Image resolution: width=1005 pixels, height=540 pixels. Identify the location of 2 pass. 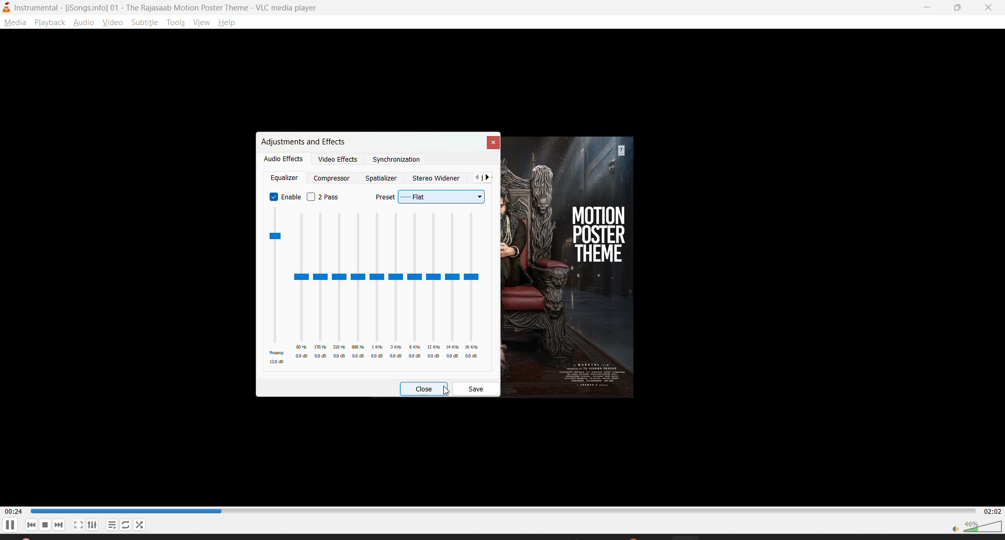
(322, 197).